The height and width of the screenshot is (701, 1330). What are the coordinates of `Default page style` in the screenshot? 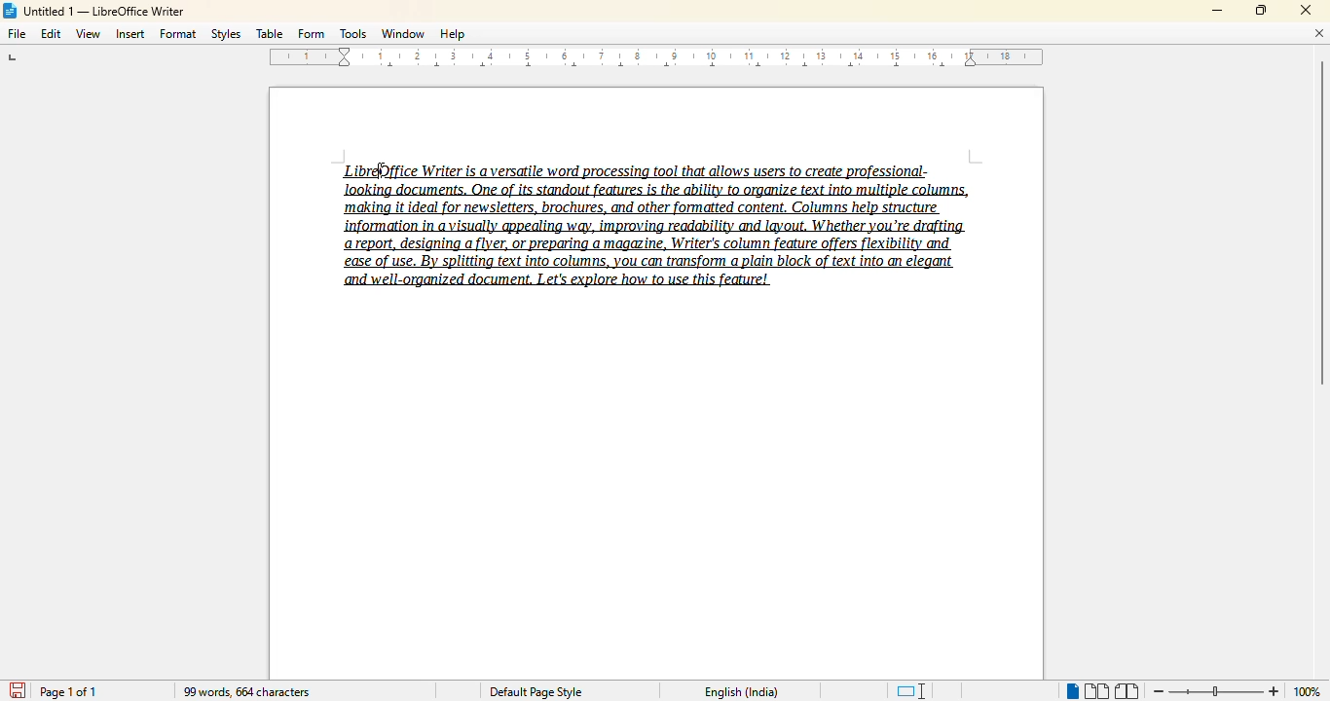 It's located at (536, 691).